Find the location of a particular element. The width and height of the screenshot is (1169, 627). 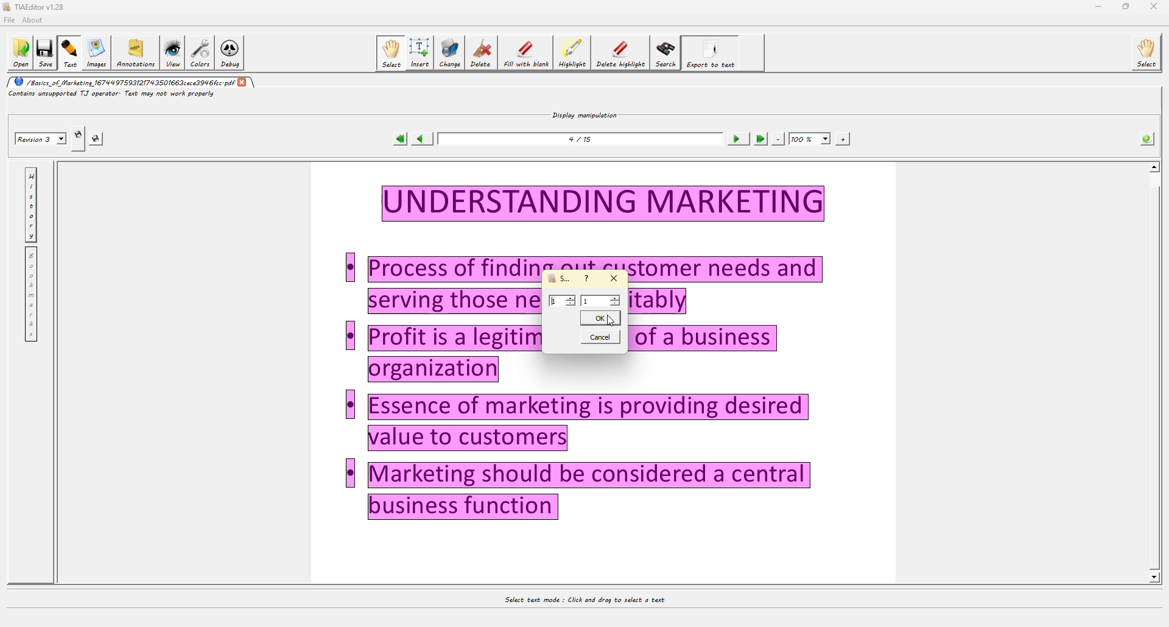

 is located at coordinates (592, 421).